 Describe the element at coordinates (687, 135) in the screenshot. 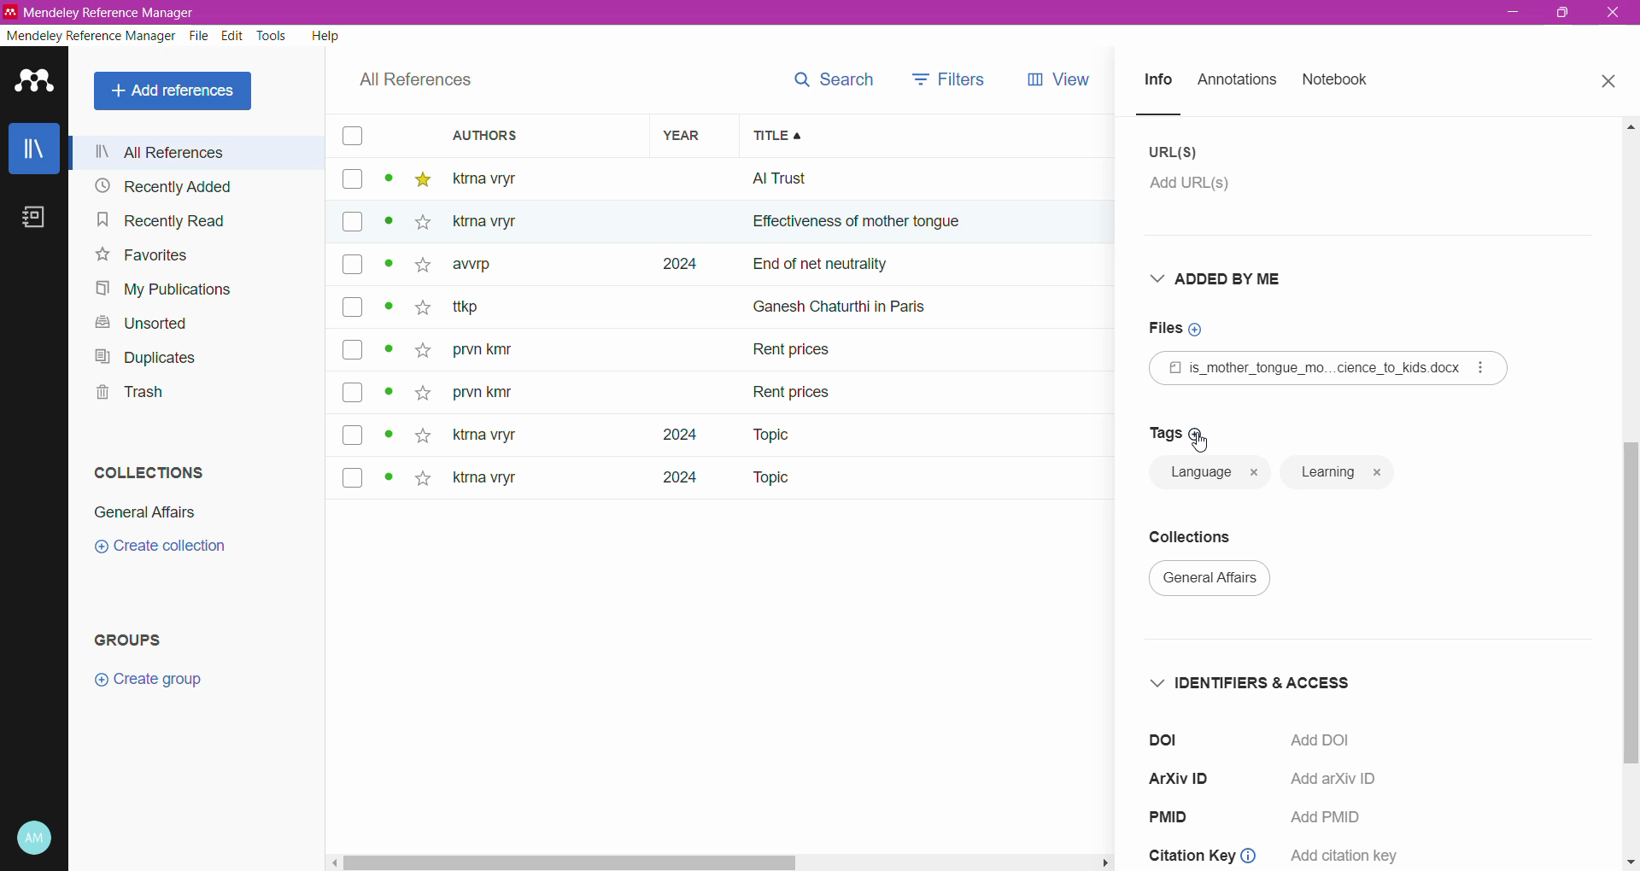

I see `Year` at that location.